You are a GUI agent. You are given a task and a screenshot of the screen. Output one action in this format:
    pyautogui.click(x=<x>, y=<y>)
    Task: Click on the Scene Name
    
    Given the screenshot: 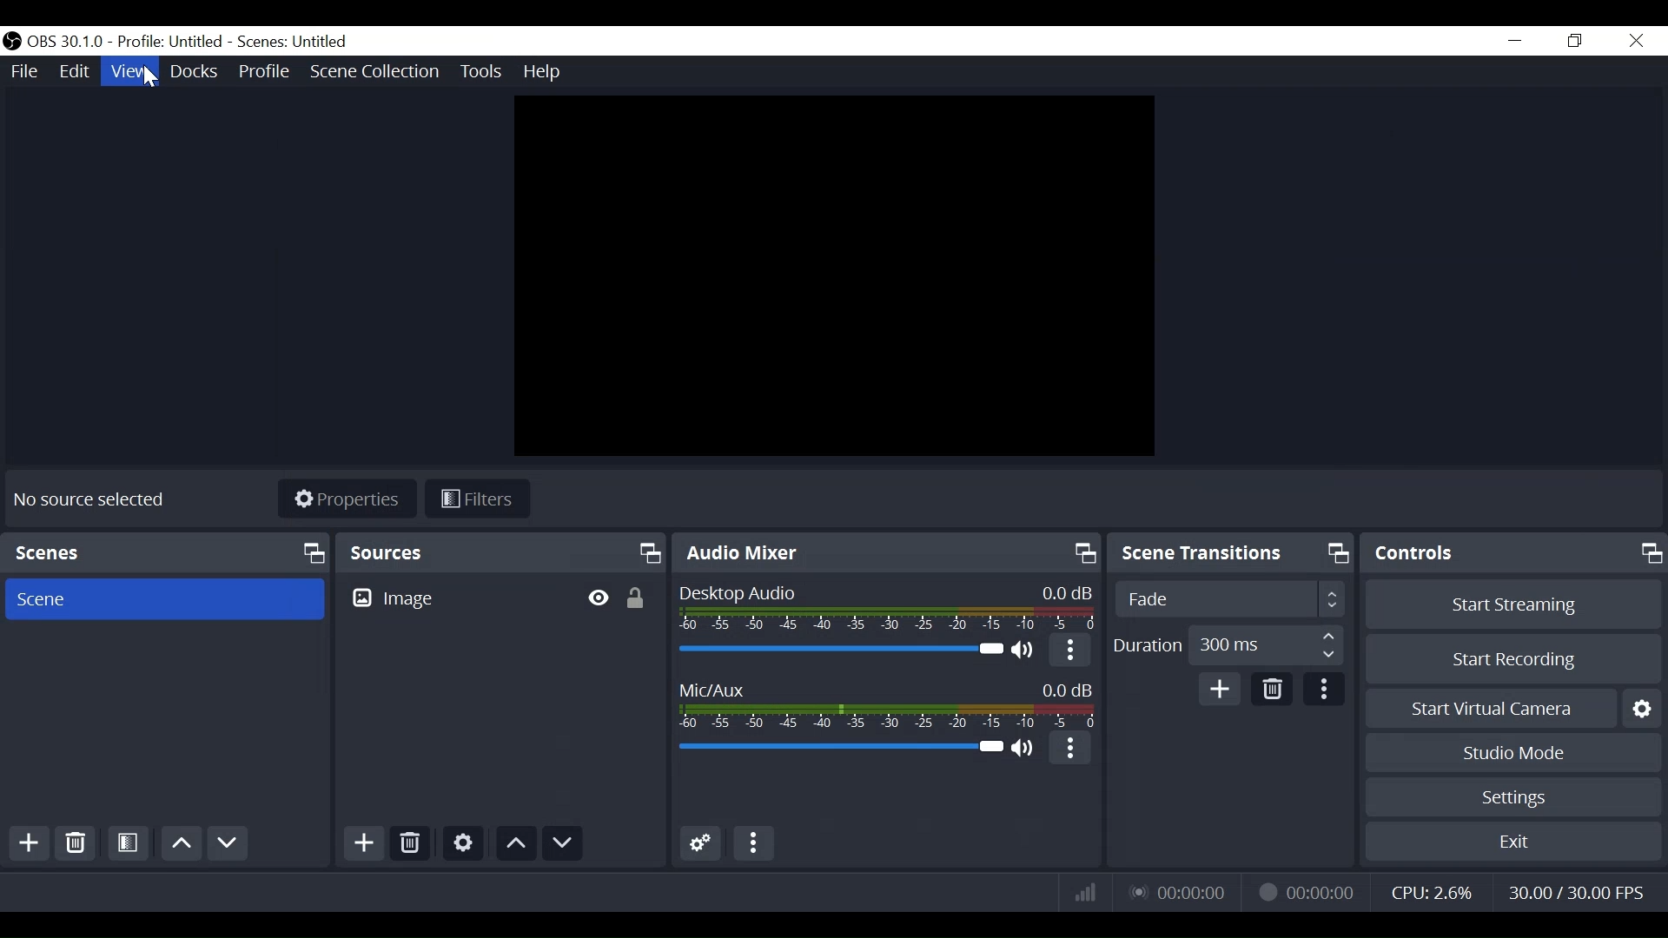 What is the action you would take?
    pyautogui.click(x=298, y=41)
    